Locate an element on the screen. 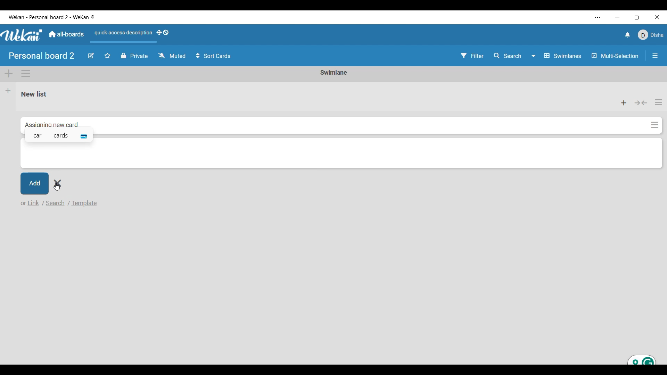  Go to main dashboard is located at coordinates (66, 34).